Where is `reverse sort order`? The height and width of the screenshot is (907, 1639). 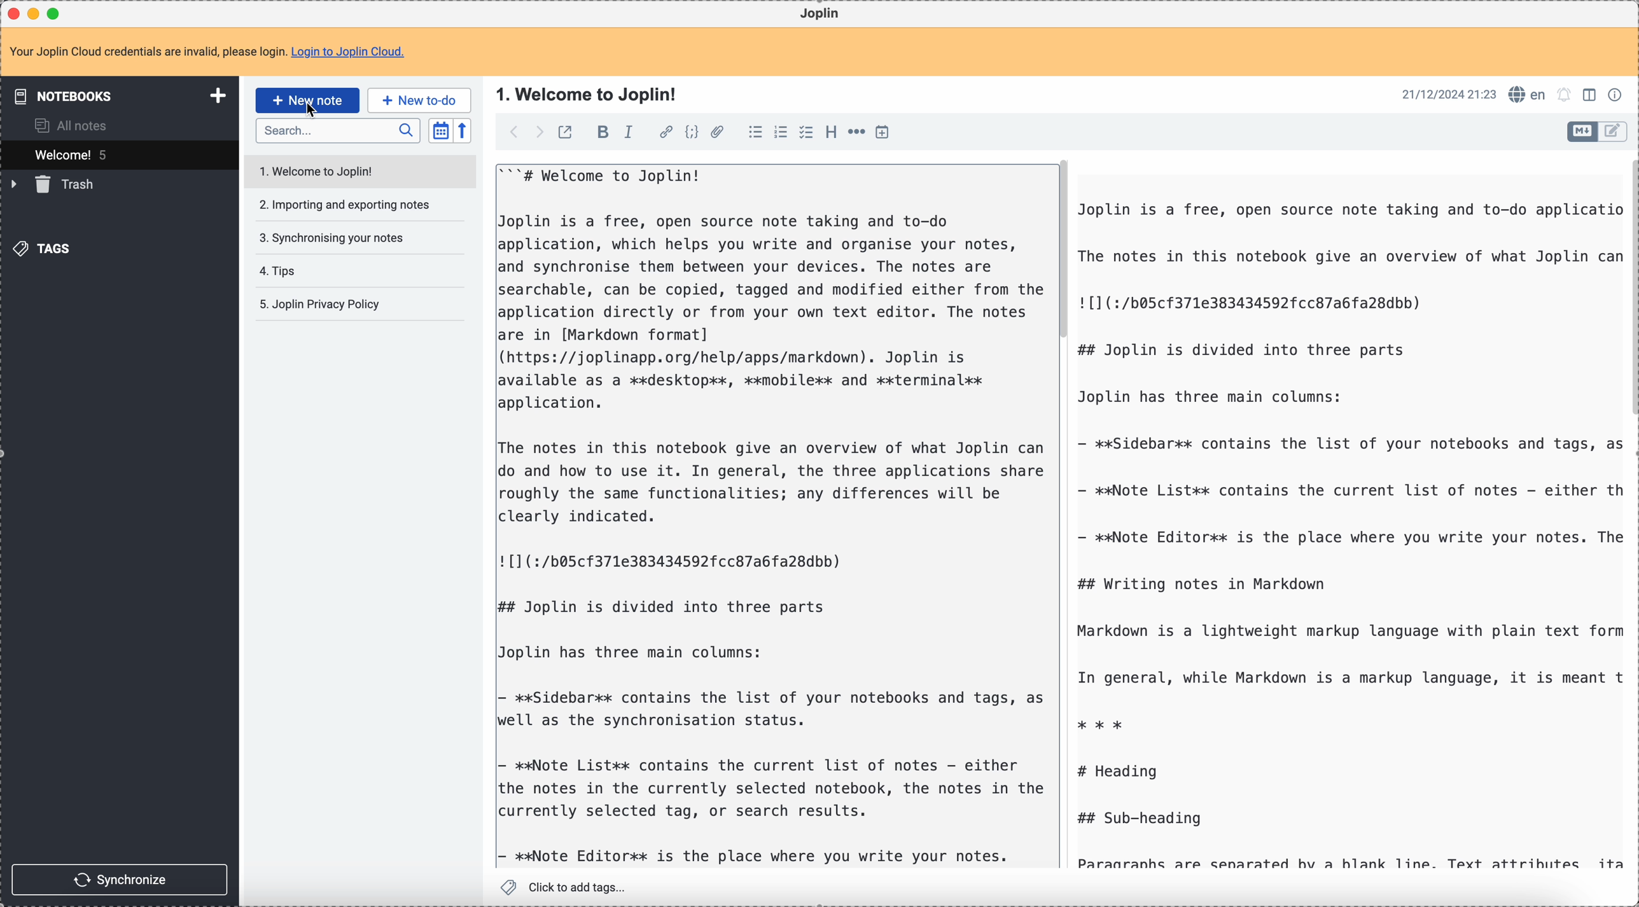
reverse sort order is located at coordinates (462, 132).